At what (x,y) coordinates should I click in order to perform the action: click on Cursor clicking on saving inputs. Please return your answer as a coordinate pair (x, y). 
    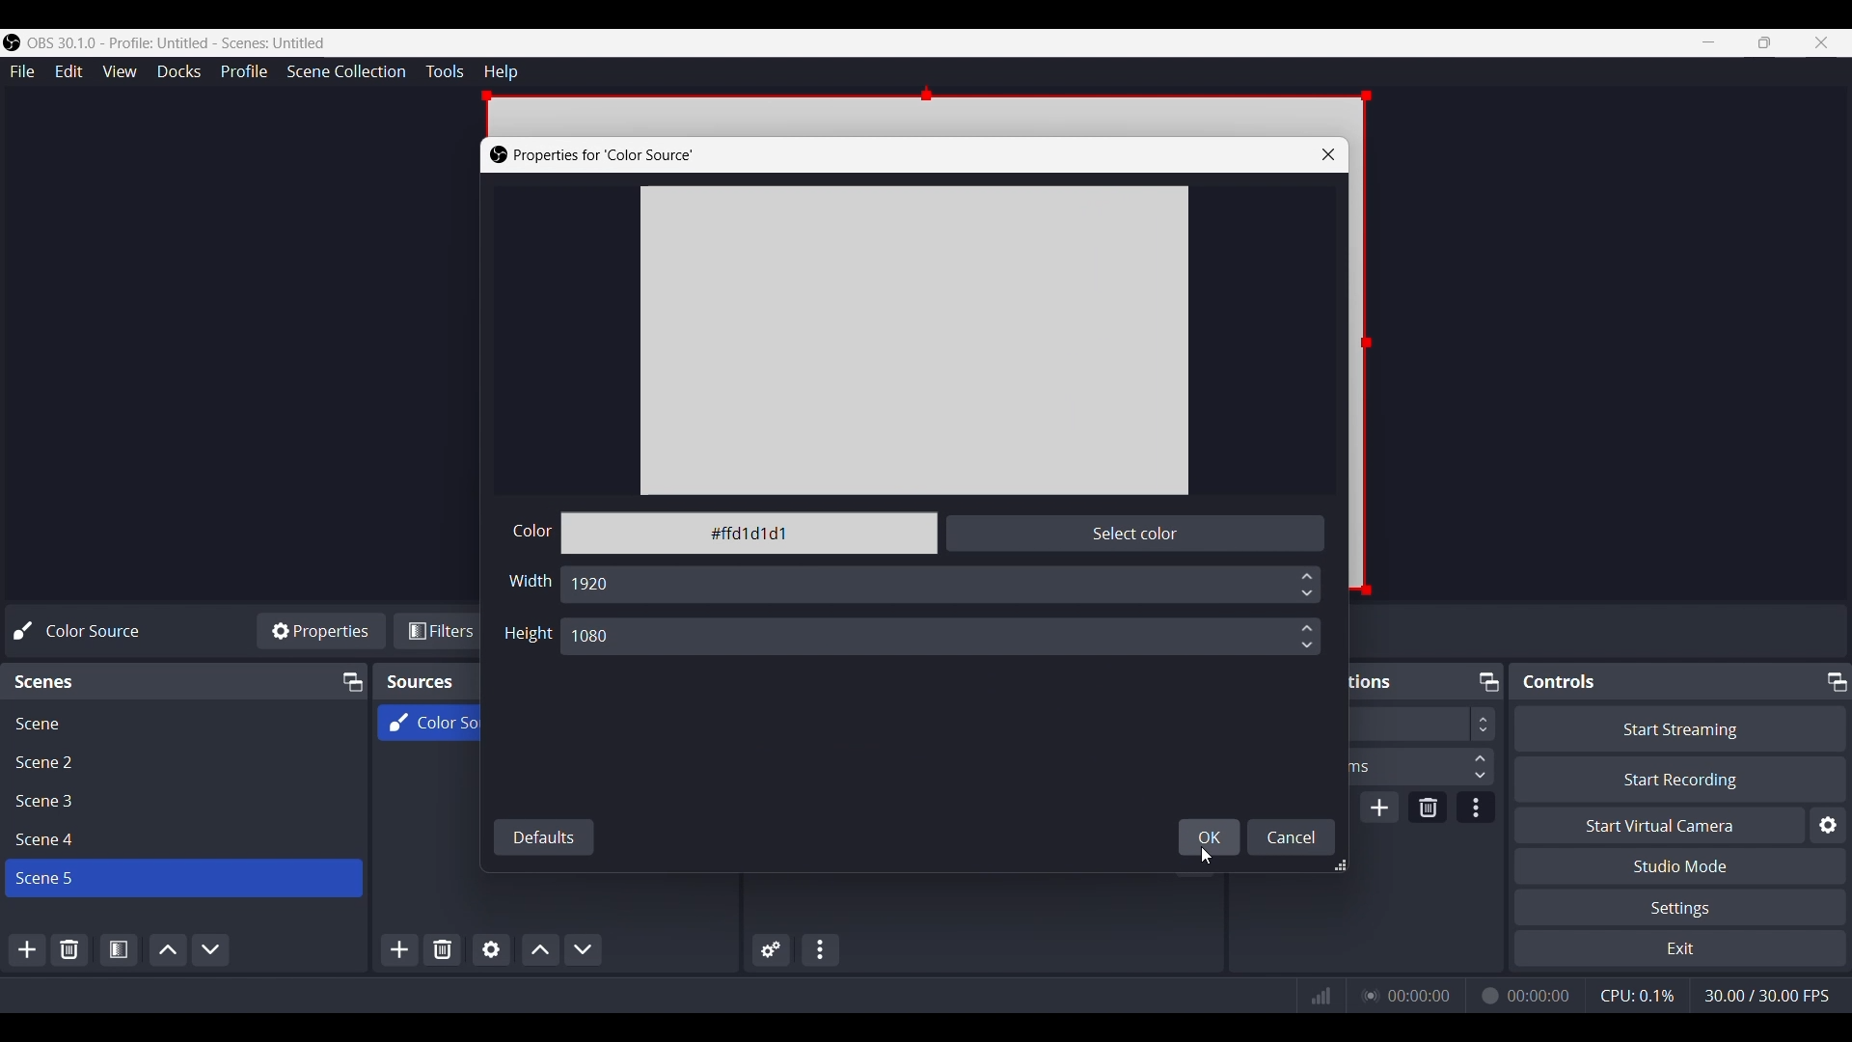
    Looking at the image, I should click on (1206, 856).